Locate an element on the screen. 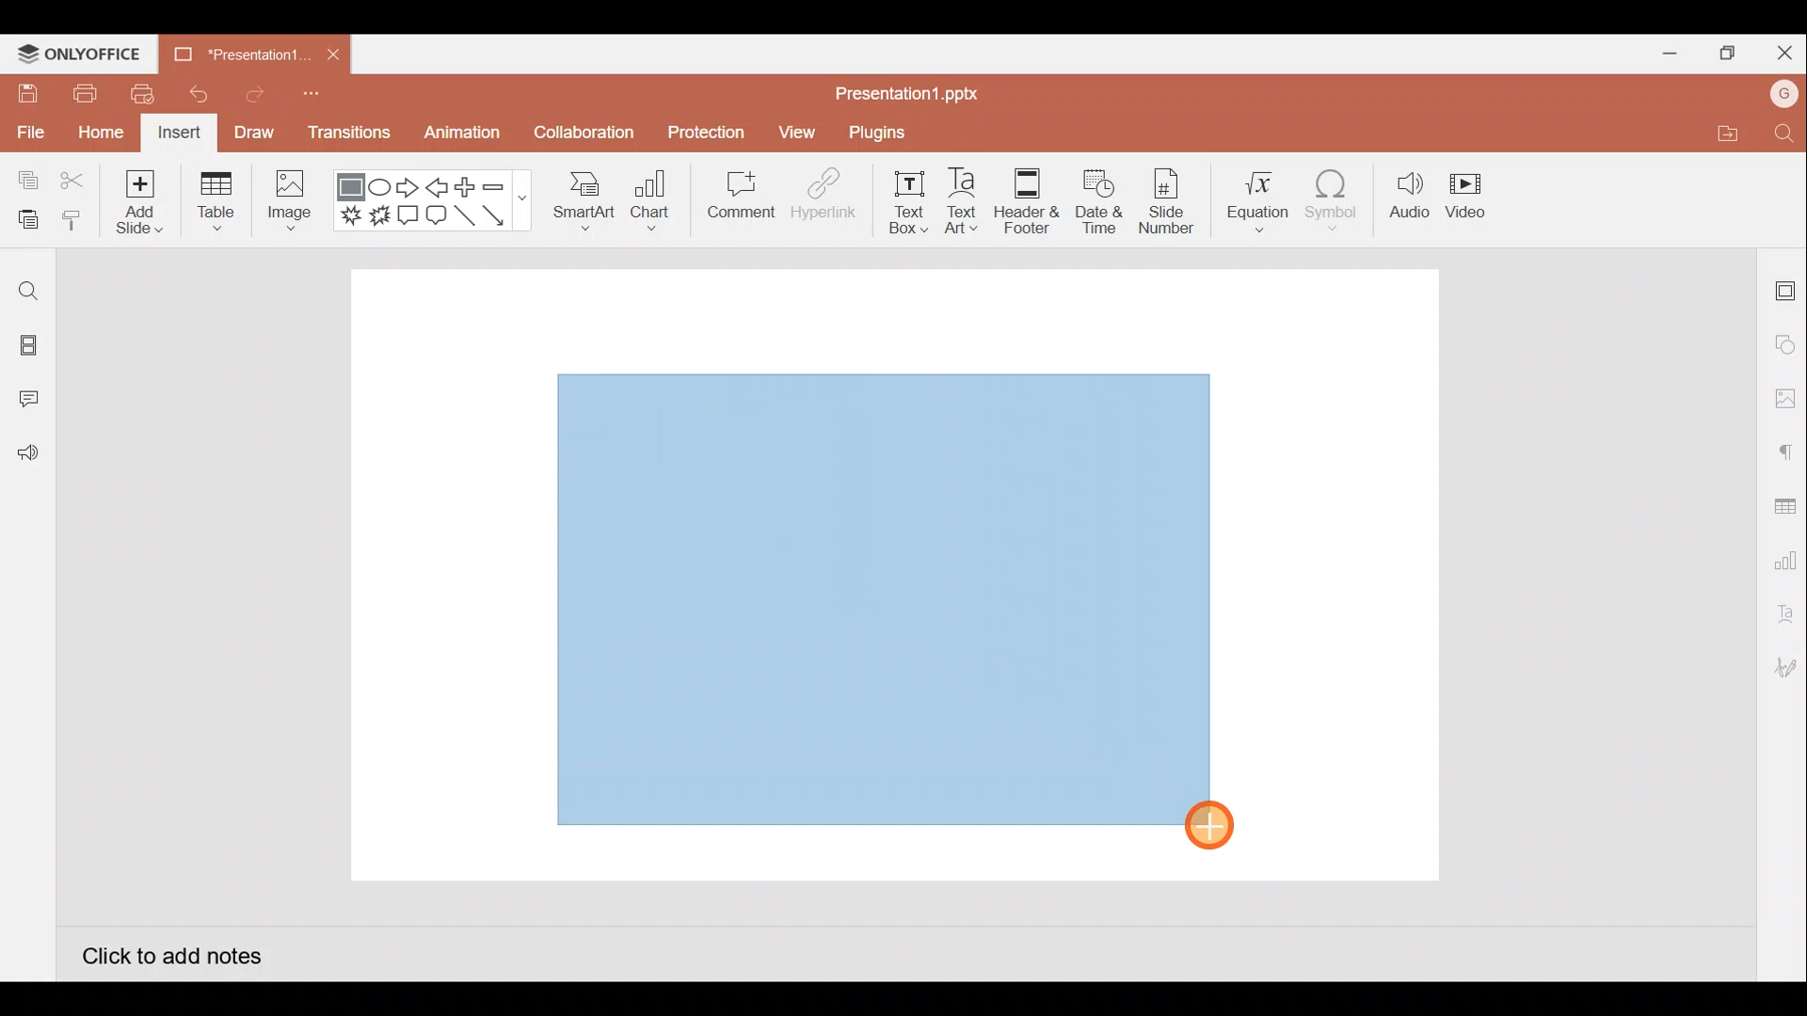 The width and height of the screenshot is (1807, 1016). File is located at coordinates (28, 129).